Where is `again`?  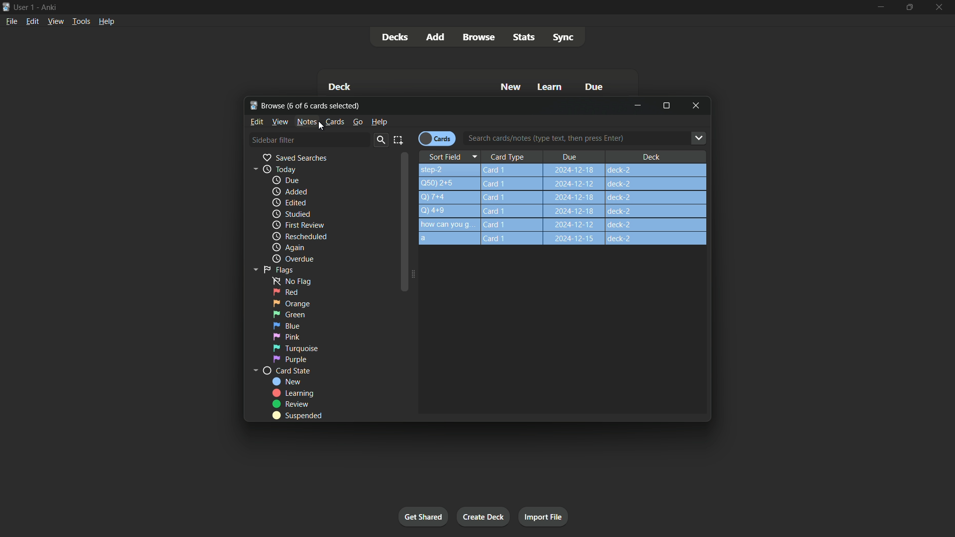
again is located at coordinates (288, 248).